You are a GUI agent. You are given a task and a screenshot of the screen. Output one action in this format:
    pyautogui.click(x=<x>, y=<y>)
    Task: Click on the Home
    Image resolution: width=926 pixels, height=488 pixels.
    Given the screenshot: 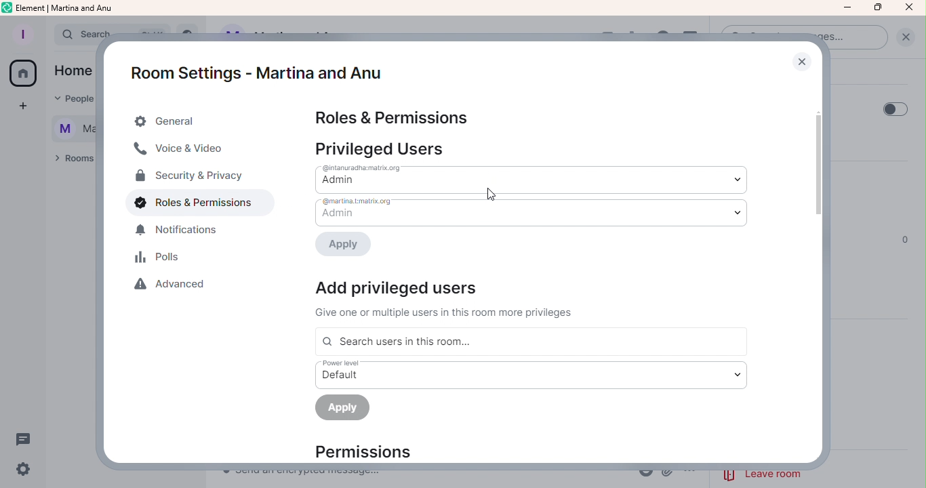 What is the action you would take?
    pyautogui.click(x=71, y=72)
    